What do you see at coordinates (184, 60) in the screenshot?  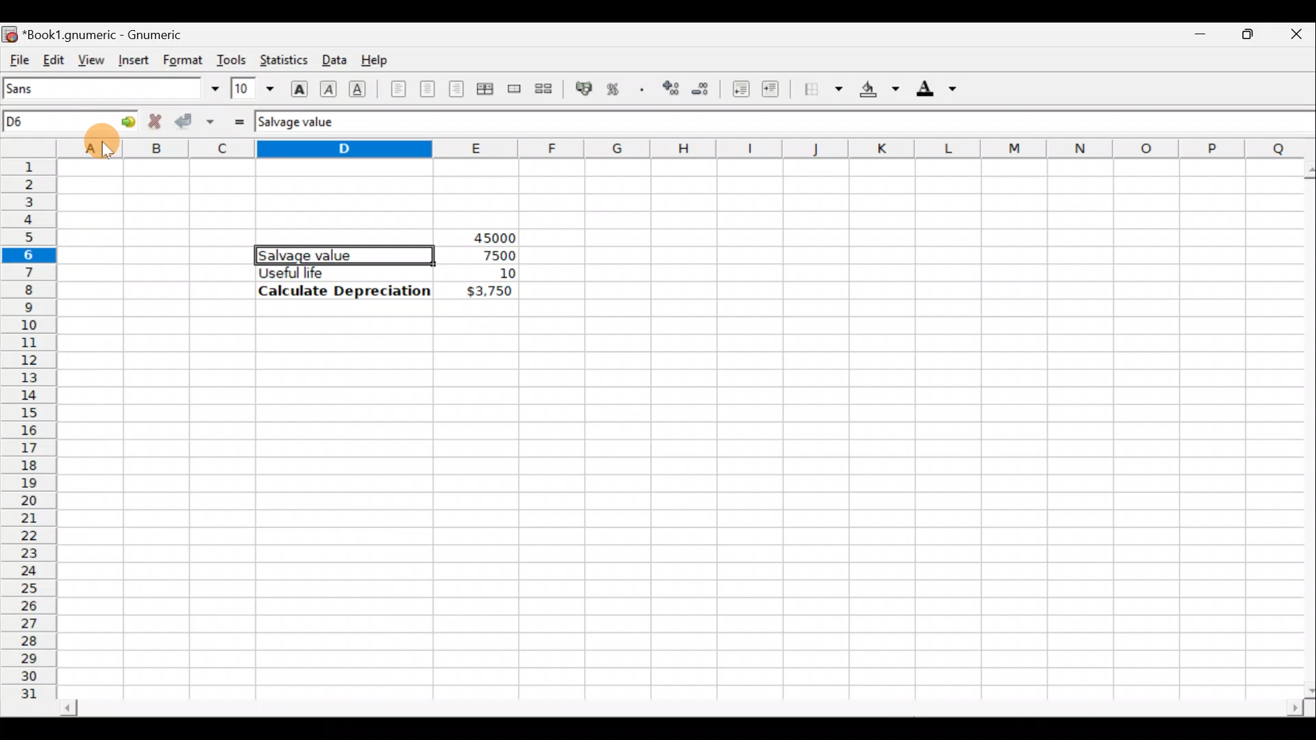 I see `Format` at bounding box center [184, 60].